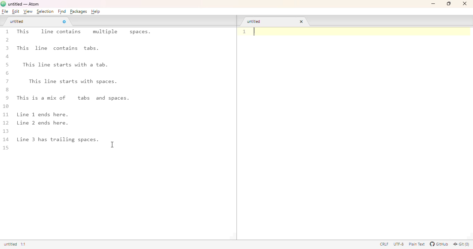 The width and height of the screenshot is (473, 249). I want to click on CRLF, so click(384, 244).